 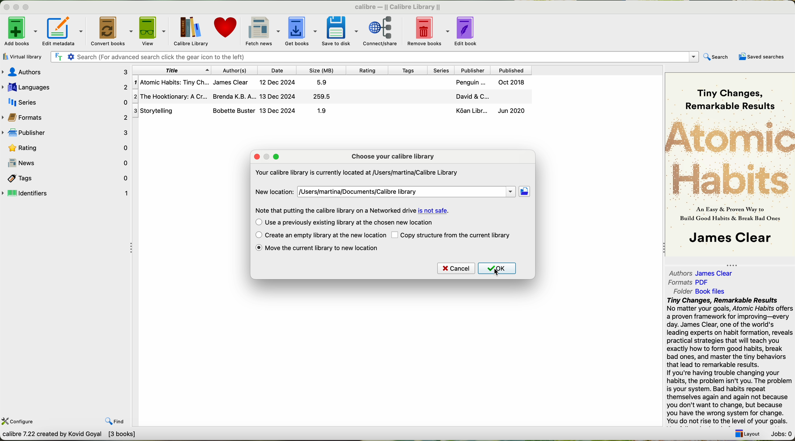 What do you see at coordinates (66, 193) in the screenshot?
I see `identifiers` at bounding box center [66, 193].